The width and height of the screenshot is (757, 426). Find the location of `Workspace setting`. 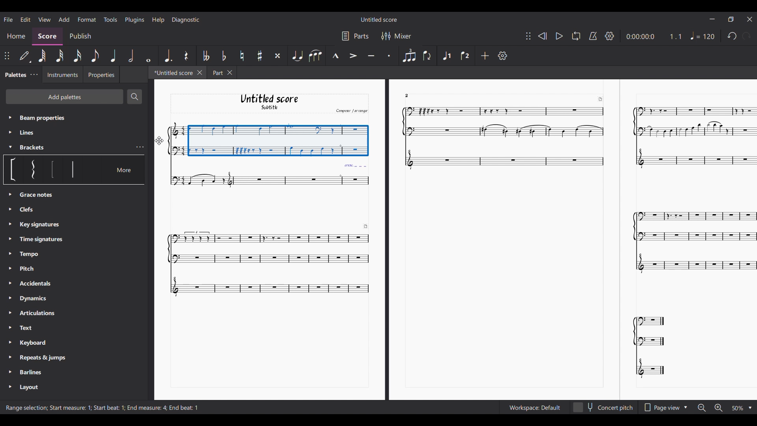

Workspace setting is located at coordinates (534, 407).